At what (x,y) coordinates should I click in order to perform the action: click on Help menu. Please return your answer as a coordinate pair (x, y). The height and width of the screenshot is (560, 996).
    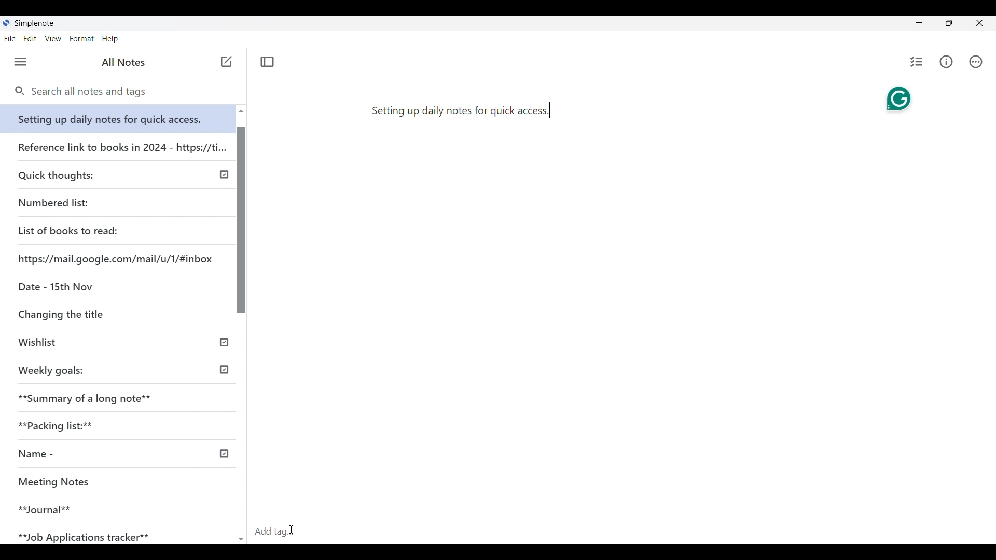
    Looking at the image, I should click on (110, 39).